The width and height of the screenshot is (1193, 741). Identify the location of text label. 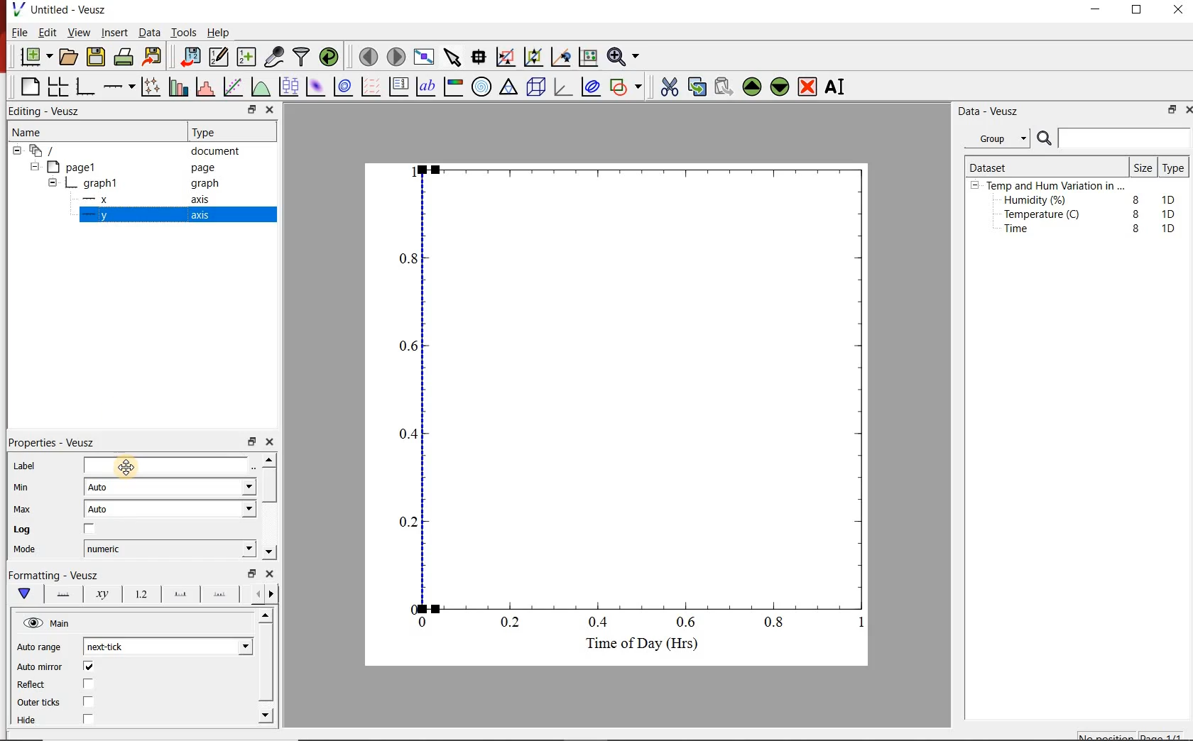
(429, 86).